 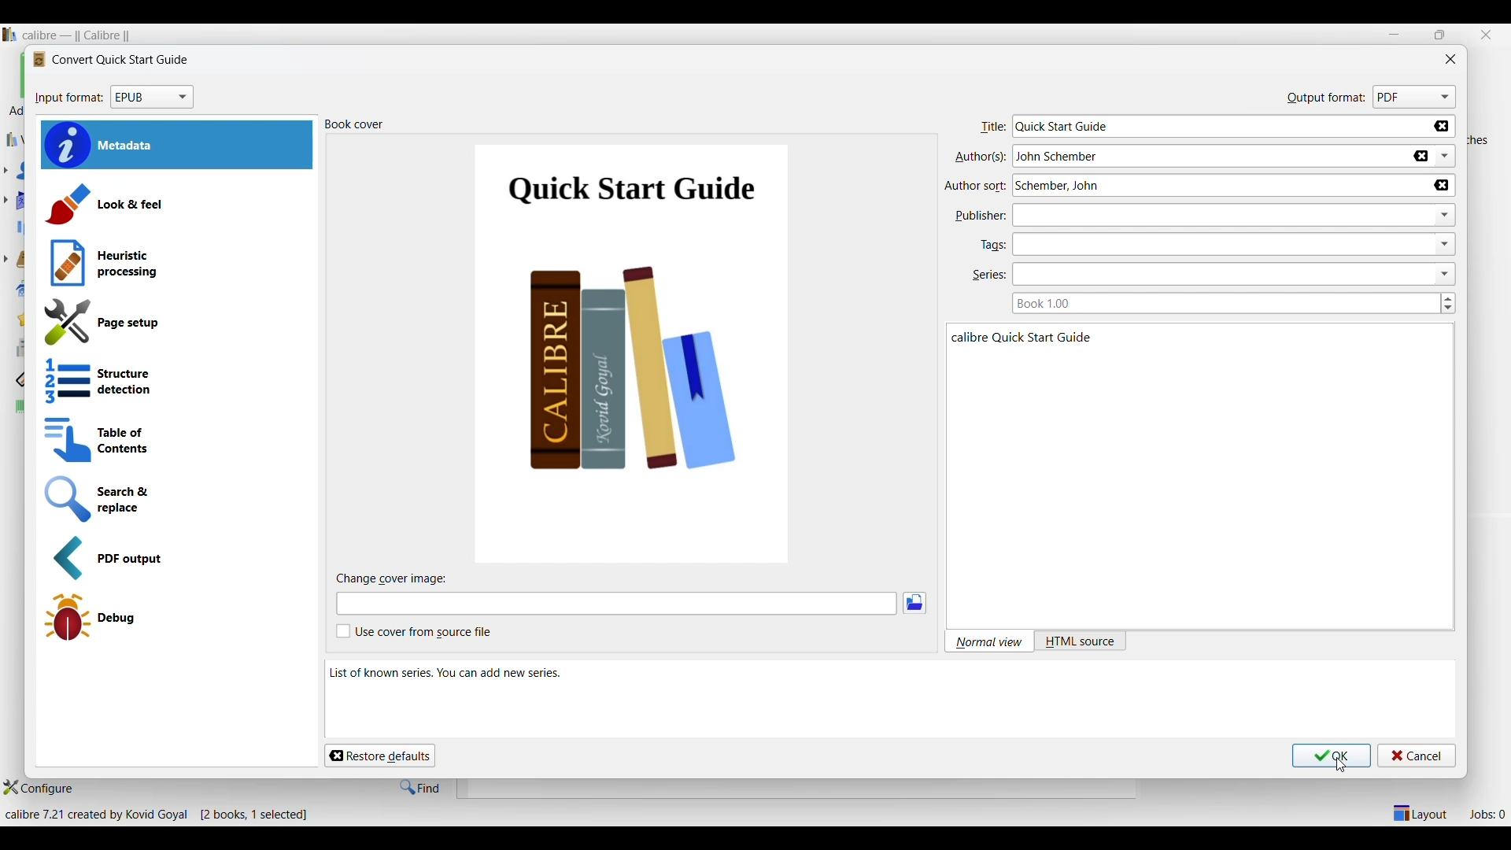 I want to click on Debug, so click(x=175, y=618).